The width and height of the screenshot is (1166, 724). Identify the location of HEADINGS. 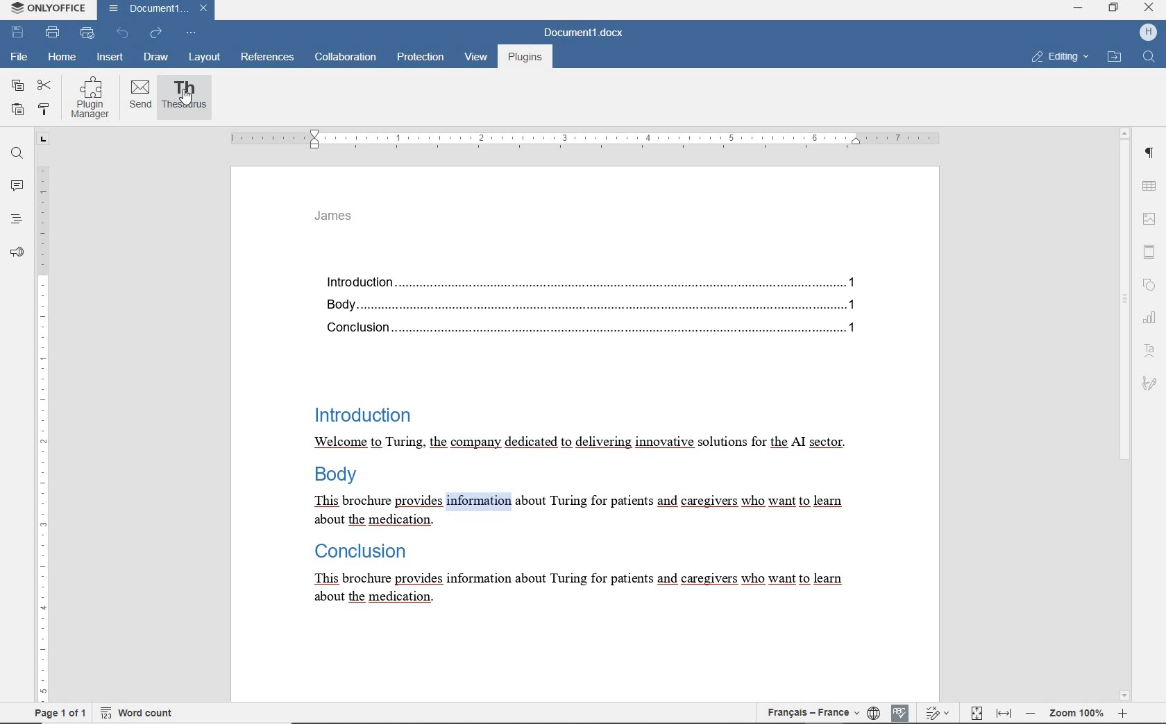
(15, 218).